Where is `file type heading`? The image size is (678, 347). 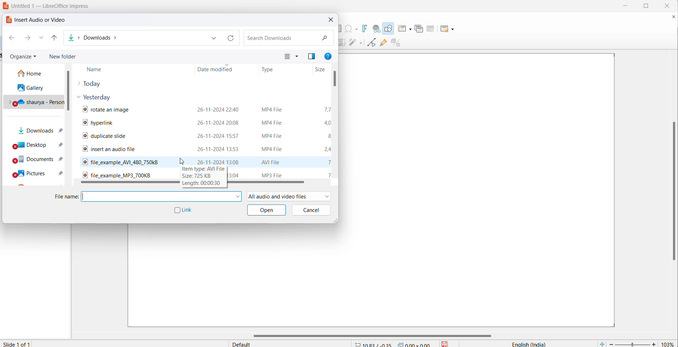
file type heading is located at coordinates (273, 68).